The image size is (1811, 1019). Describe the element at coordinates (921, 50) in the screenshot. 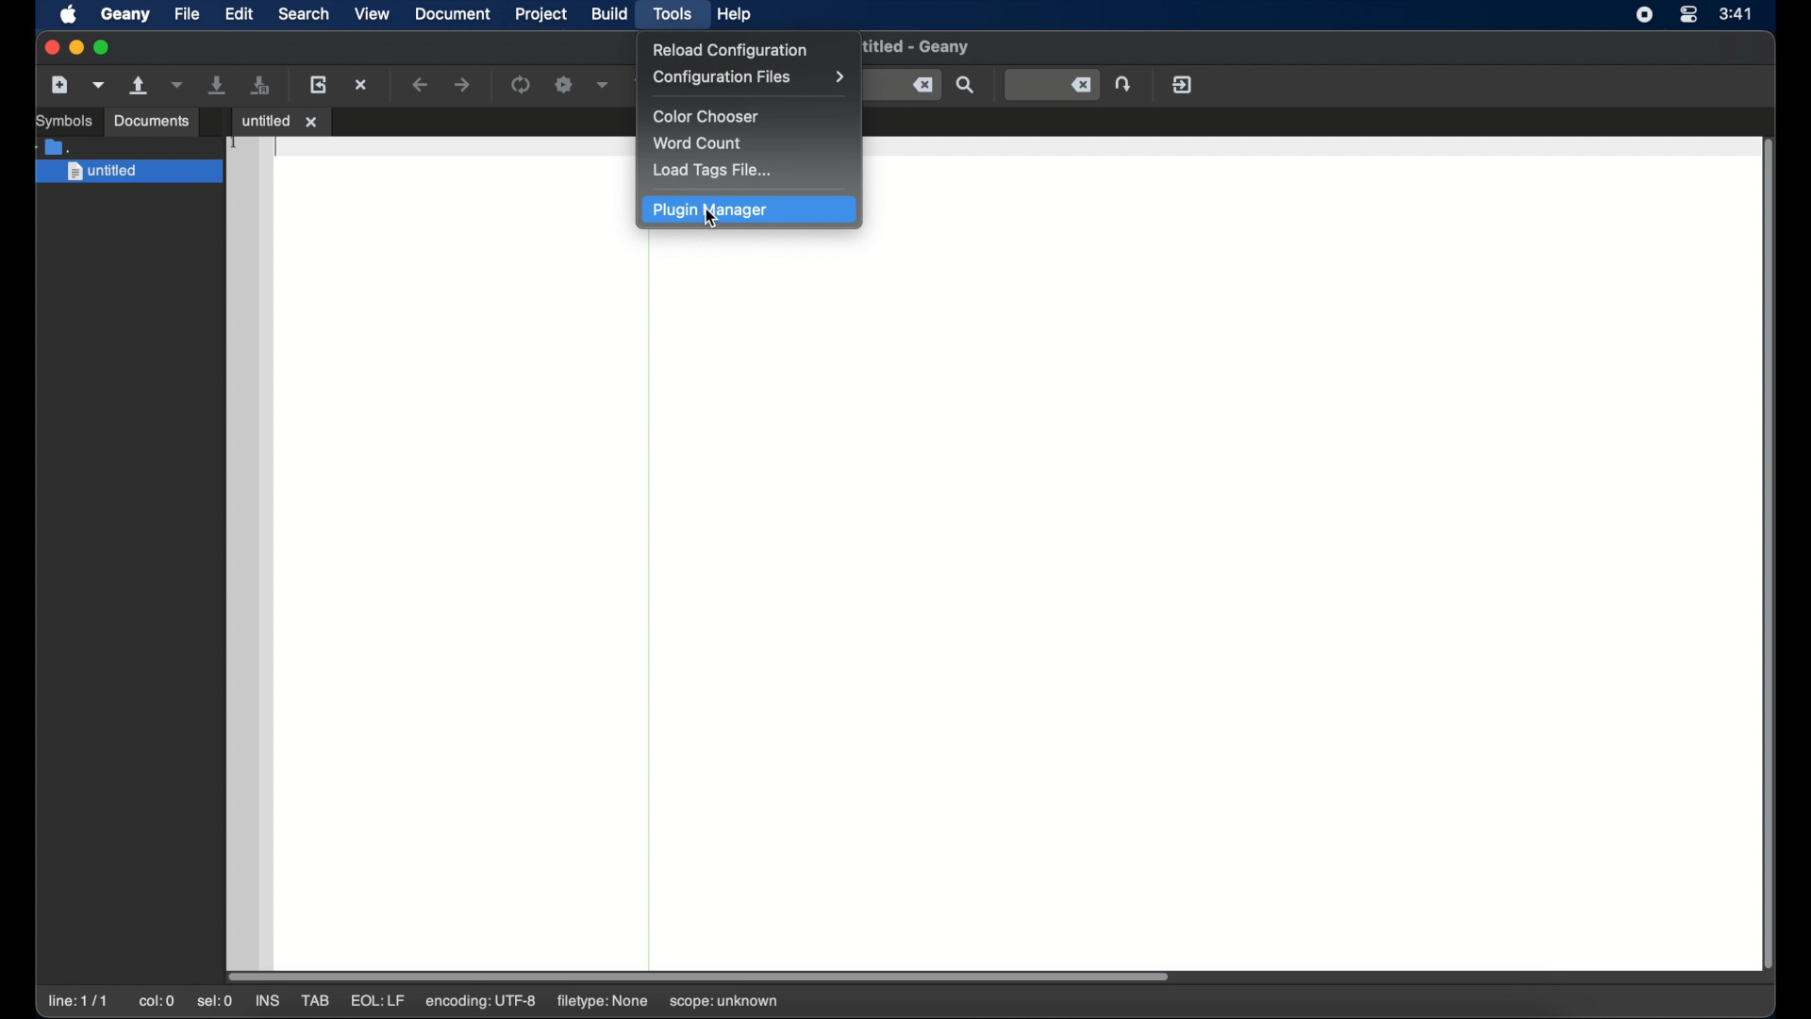

I see `untitled - geany` at that location.